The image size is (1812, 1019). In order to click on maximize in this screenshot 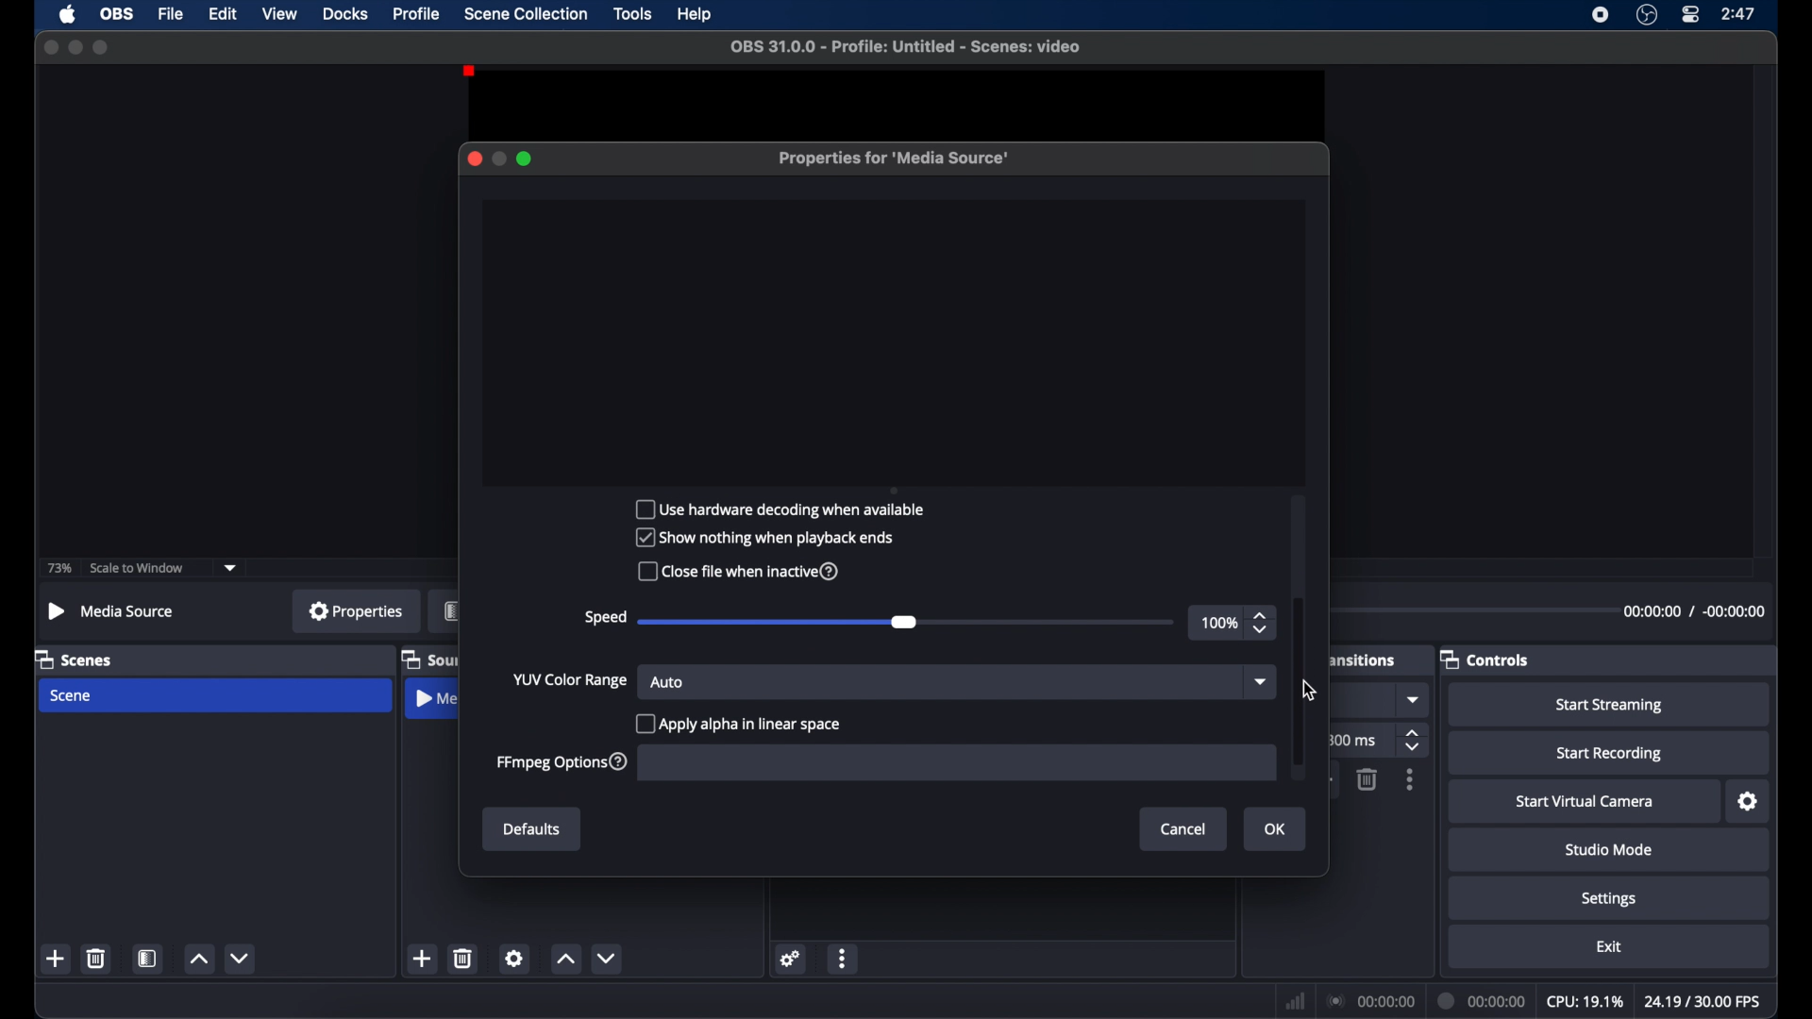, I will do `click(527, 159)`.